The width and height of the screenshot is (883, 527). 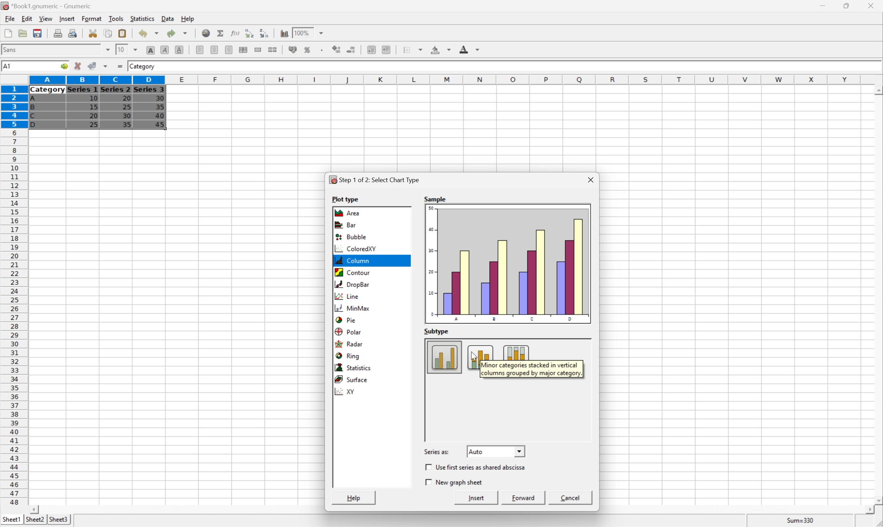 What do you see at coordinates (302, 33) in the screenshot?
I see `100%` at bounding box center [302, 33].